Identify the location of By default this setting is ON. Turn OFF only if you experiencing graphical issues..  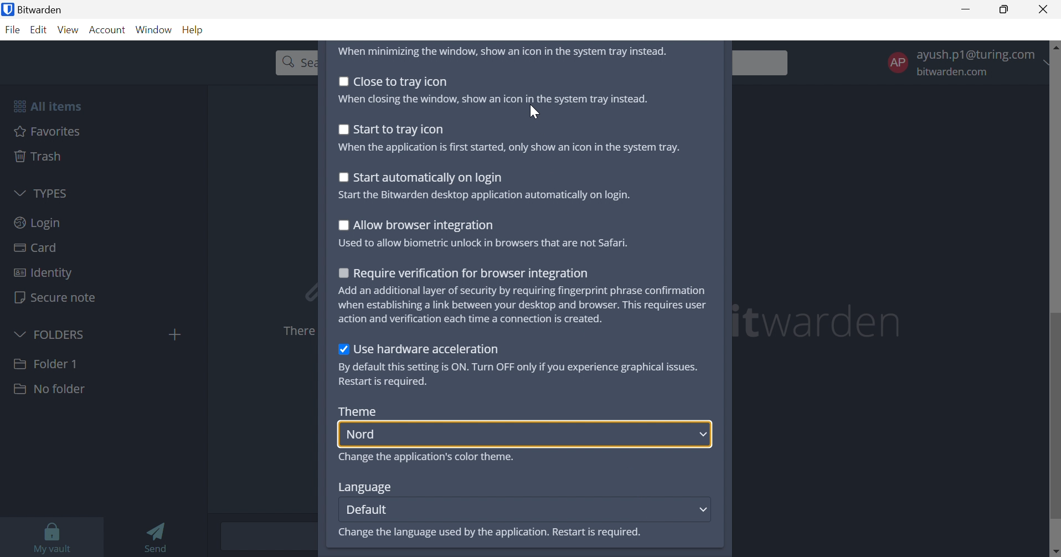
(518, 367).